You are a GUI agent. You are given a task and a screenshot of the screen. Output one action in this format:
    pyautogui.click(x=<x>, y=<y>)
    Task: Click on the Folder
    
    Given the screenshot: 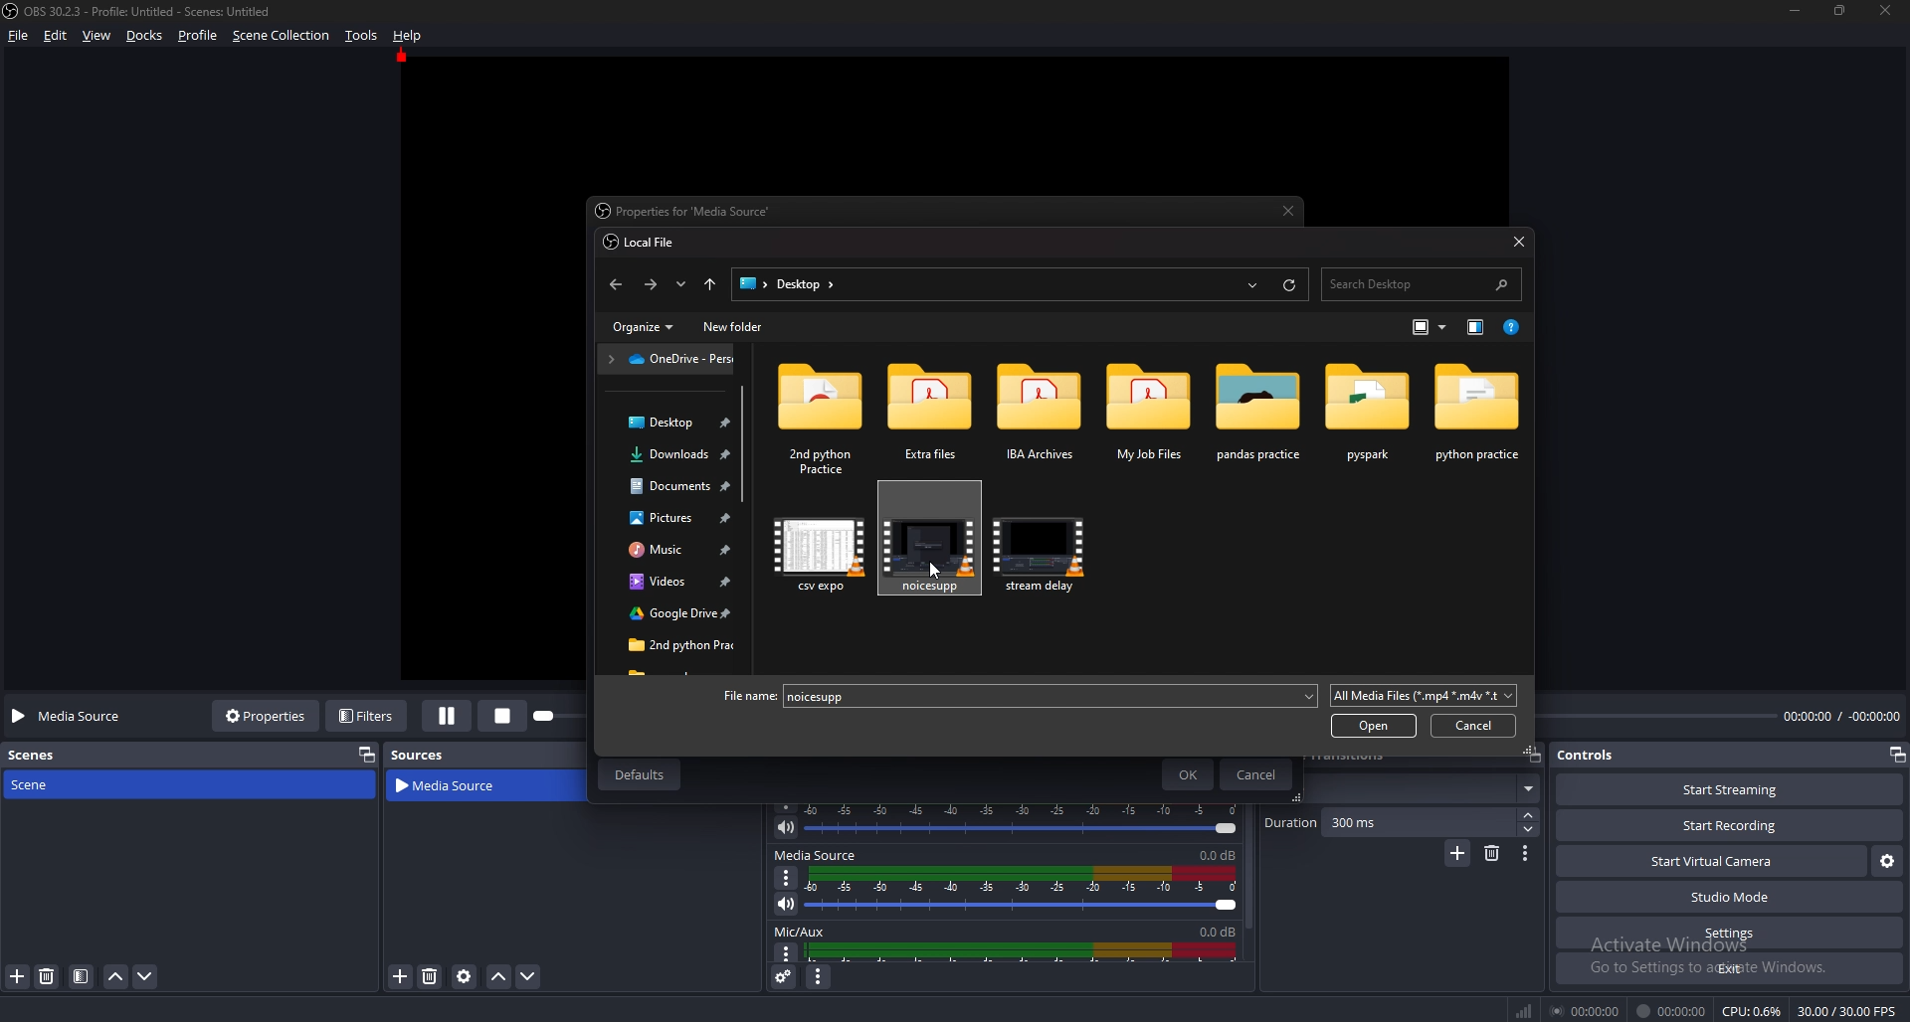 What is the action you would take?
    pyautogui.click(x=668, y=359)
    